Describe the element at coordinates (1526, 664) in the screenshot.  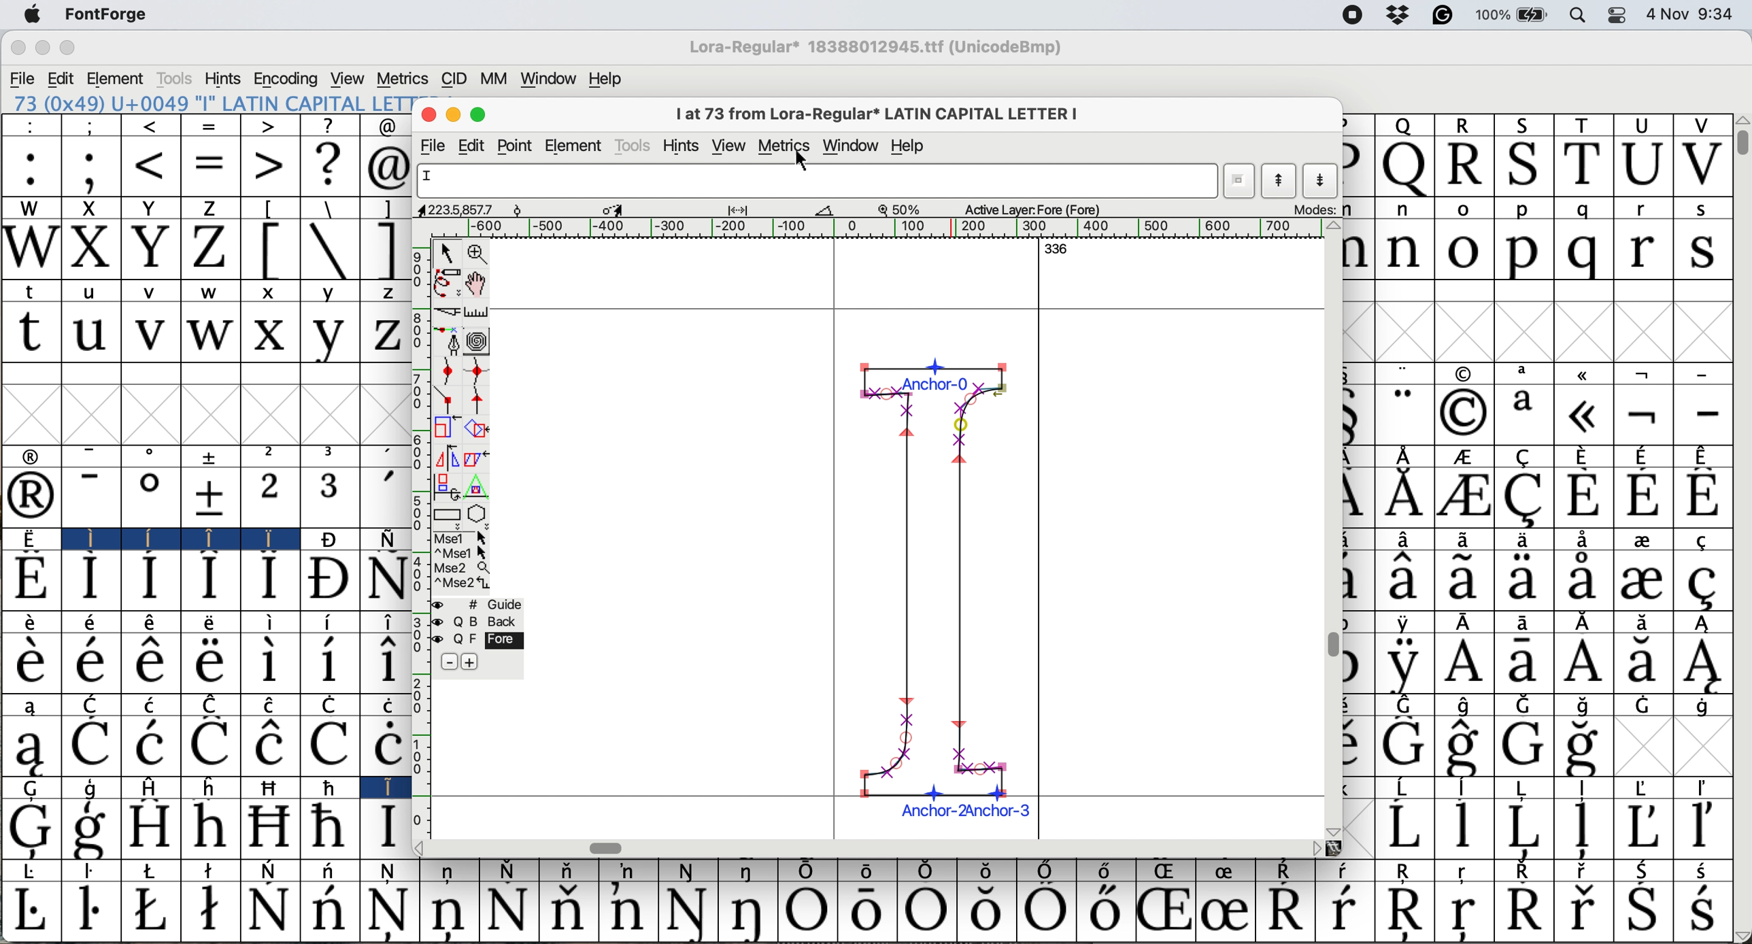
I see `Symbol` at that location.